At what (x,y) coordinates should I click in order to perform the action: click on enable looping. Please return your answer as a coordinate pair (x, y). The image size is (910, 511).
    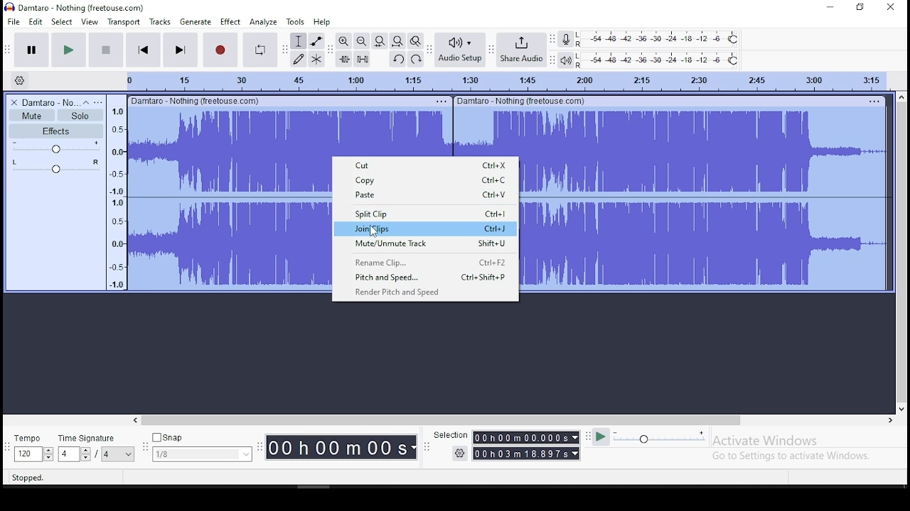
    Looking at the image, I should click on (259, 50).